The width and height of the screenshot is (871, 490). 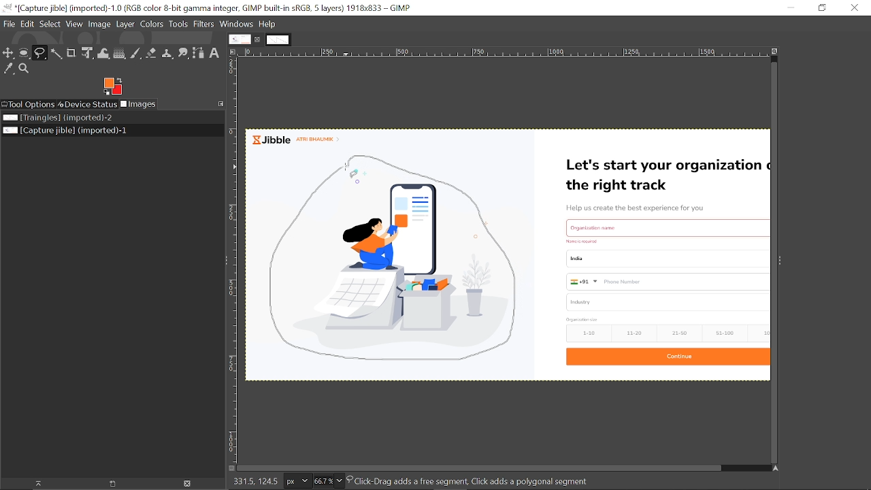 What do you see at coordinates (344, 165) in the screenshot?
I see `cursor` at bounding box center [344, 165].